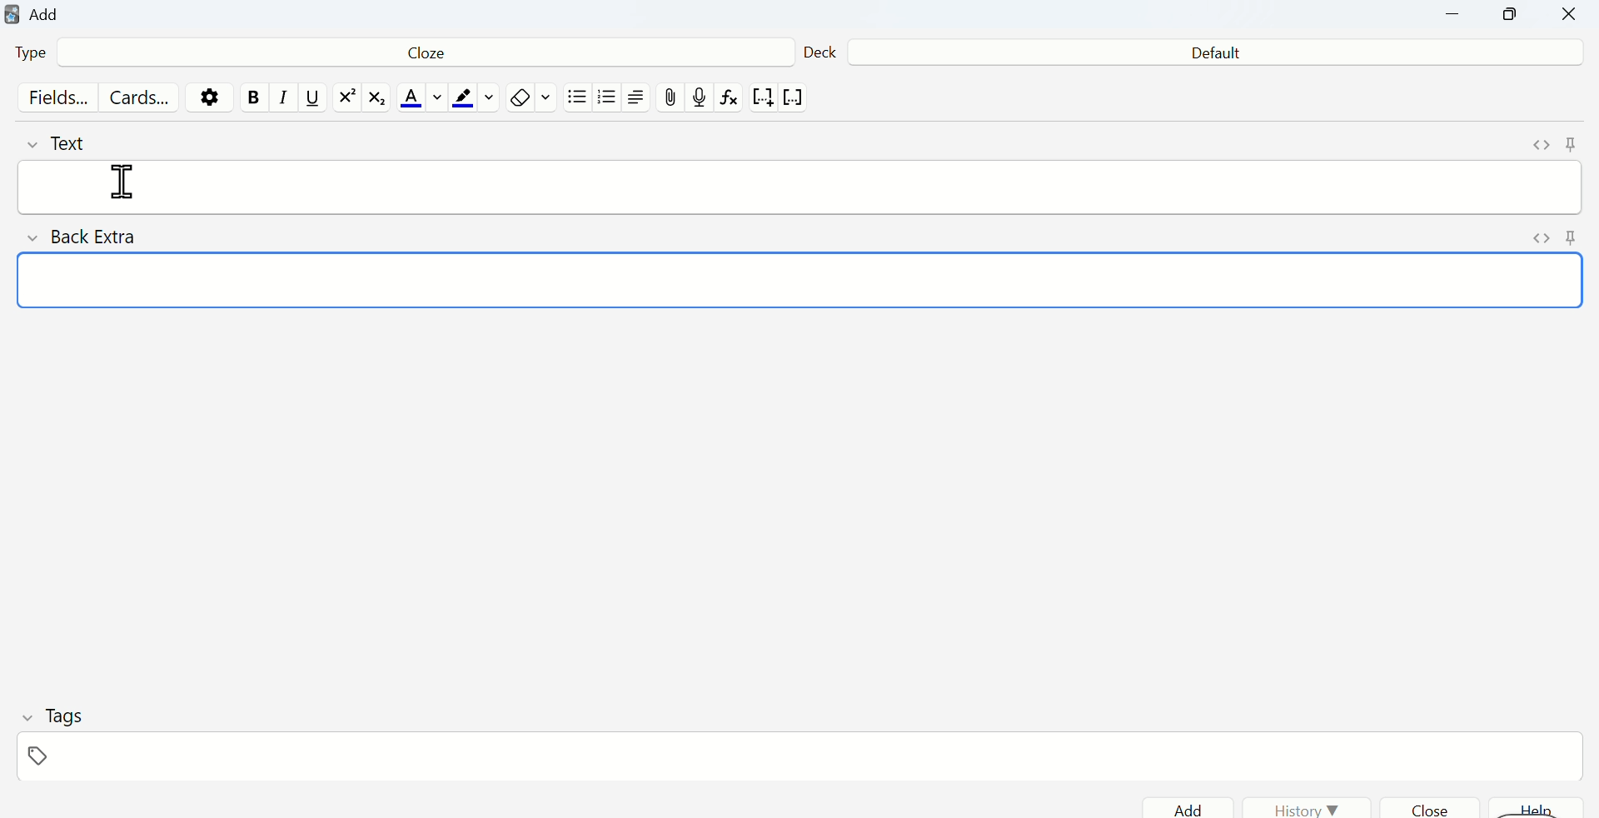 Image resolution: width=1599 pixels, height=818 pixels. I want to click on formula, so click(731, 101).